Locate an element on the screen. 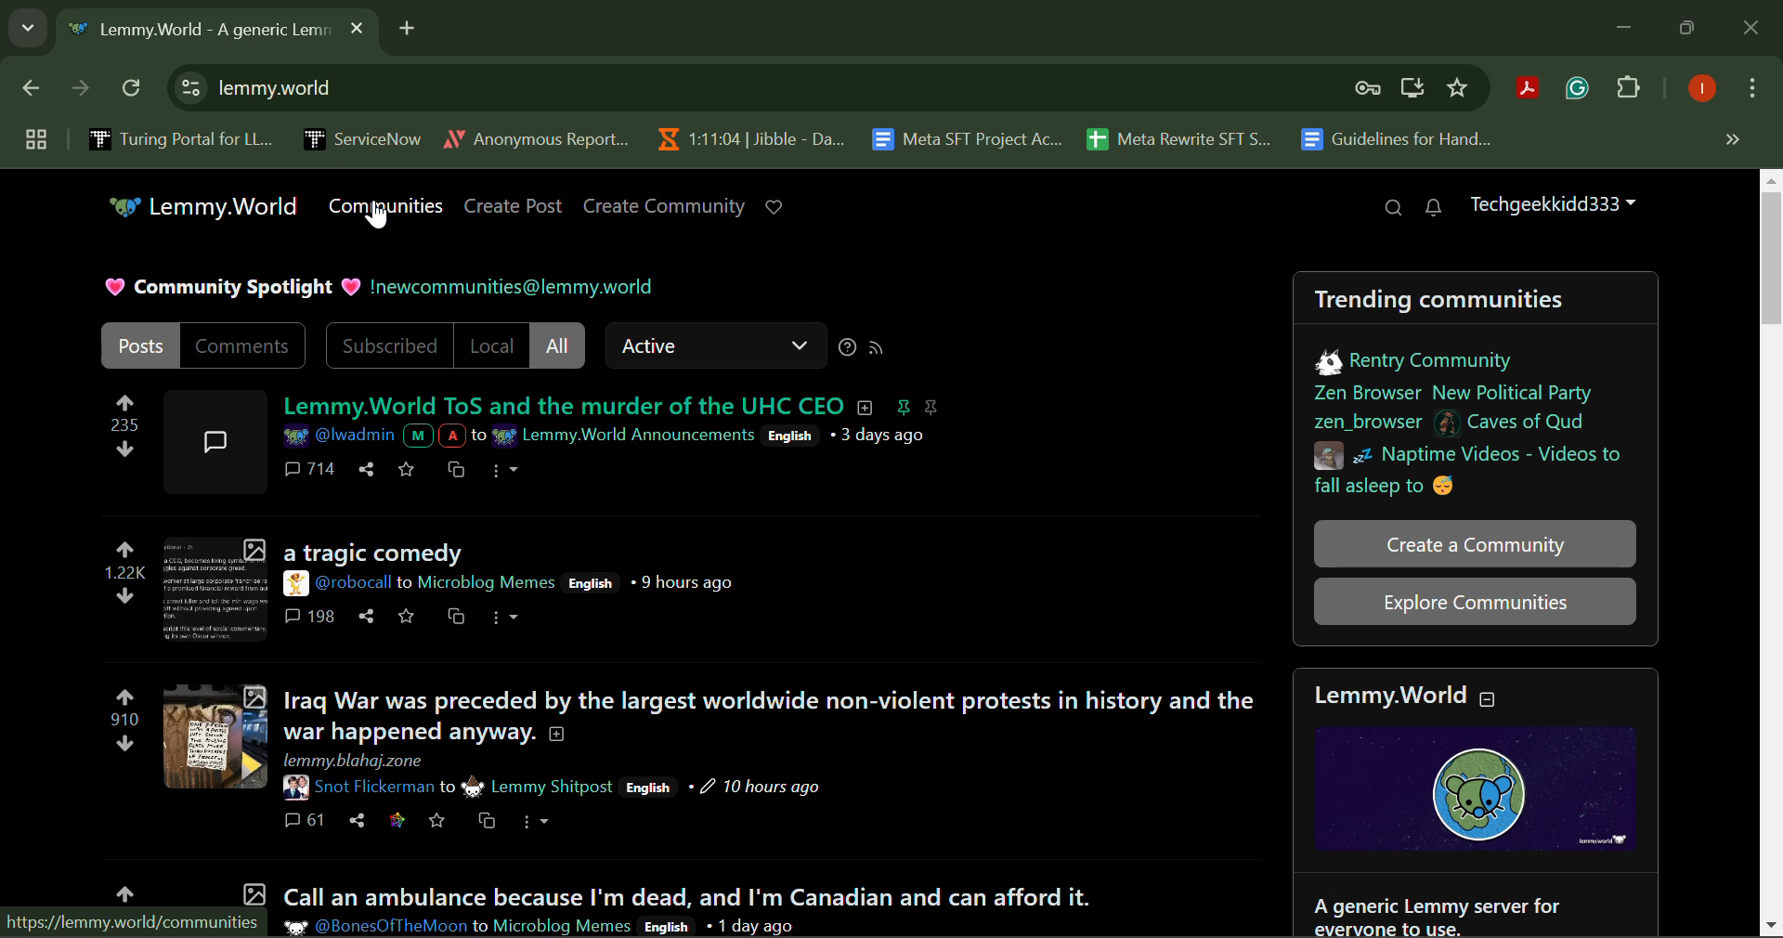 The height and width of the screenshot is (938, 1783). Close Window is located at coordinates (1751, 30).